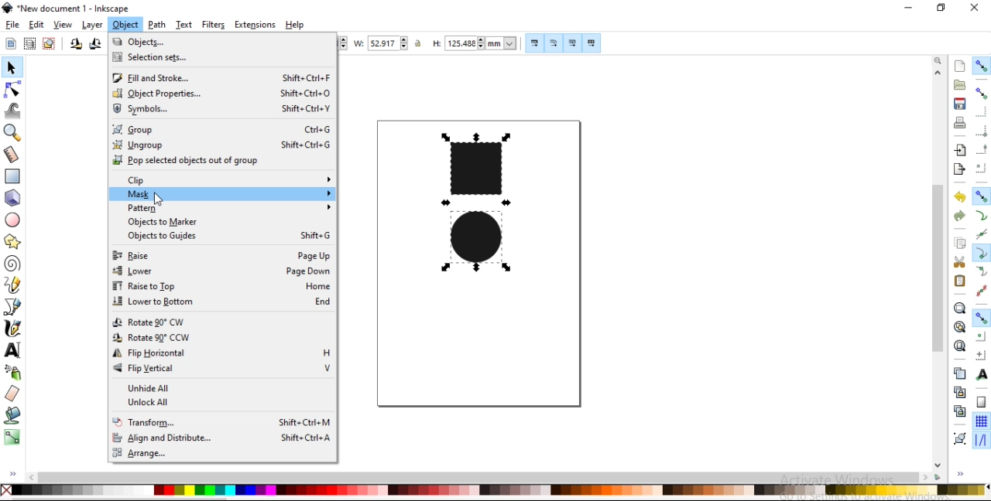 The height and width of the screenshot is (501, 991). Describe the element at coordinates (981, 92) in the screenshot. I see `snap bounding boxes` at that location.